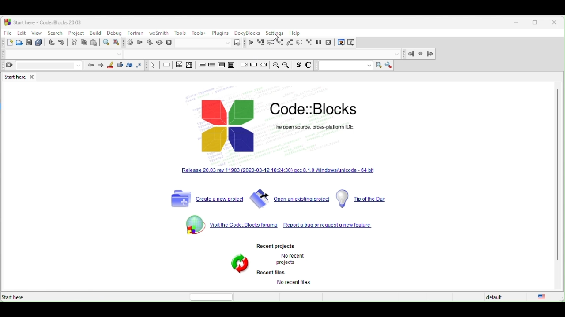 The width and height of the screenshot is (565, 317). I want to click on step into instruction, so click(309, 43).